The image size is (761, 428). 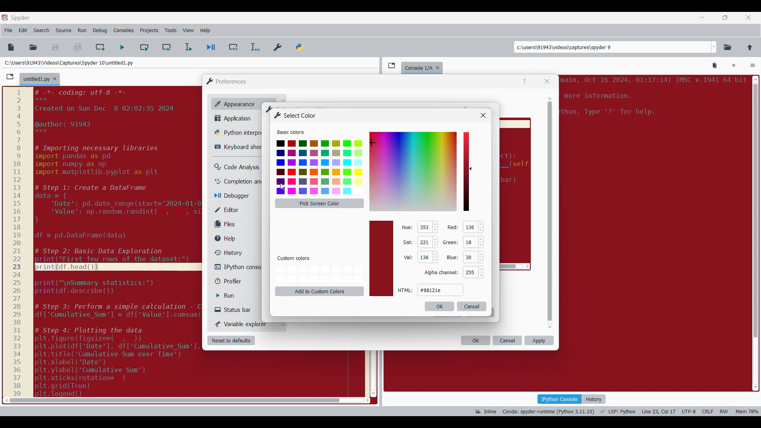 I want to click on val, so click(x=407, y=258).